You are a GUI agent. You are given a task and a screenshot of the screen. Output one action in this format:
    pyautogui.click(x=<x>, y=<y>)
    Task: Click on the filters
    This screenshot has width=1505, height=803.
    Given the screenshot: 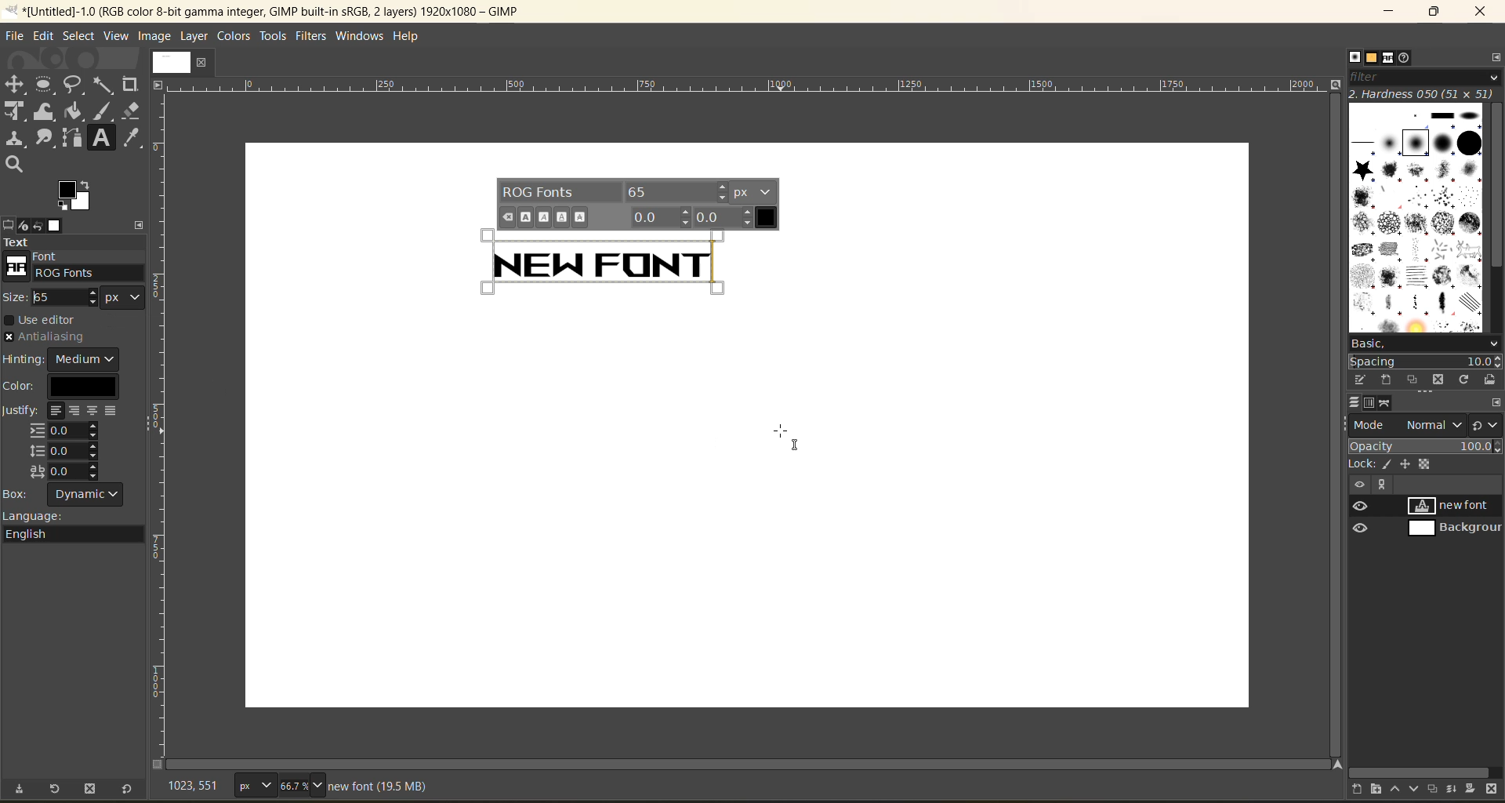 What is the action you would take?
    pyautogui.click(x=315, y=37)
    